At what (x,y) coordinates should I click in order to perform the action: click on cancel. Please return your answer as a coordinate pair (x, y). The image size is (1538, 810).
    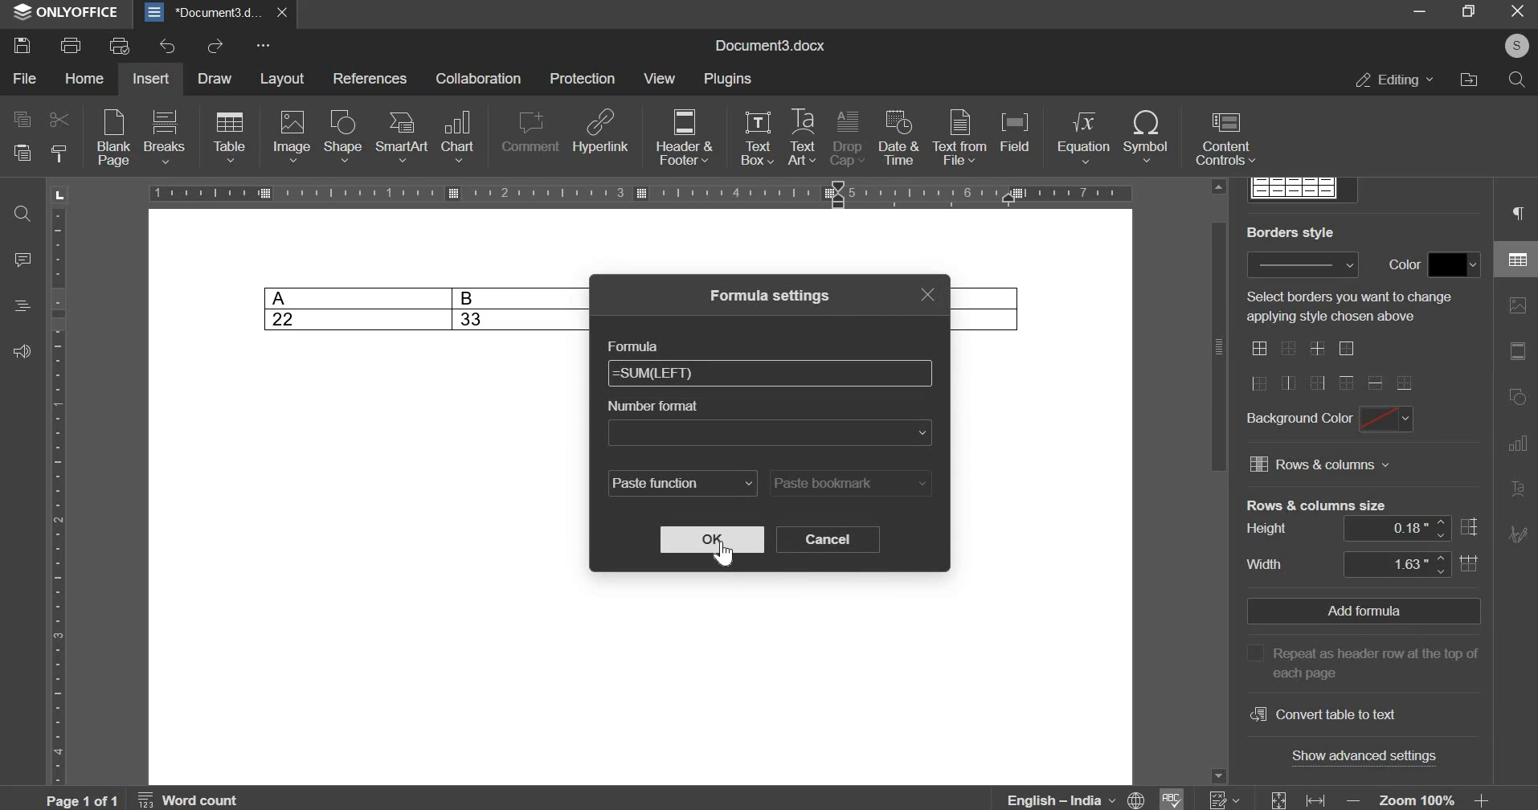
    Looking at the image, I should click on (828, 539).